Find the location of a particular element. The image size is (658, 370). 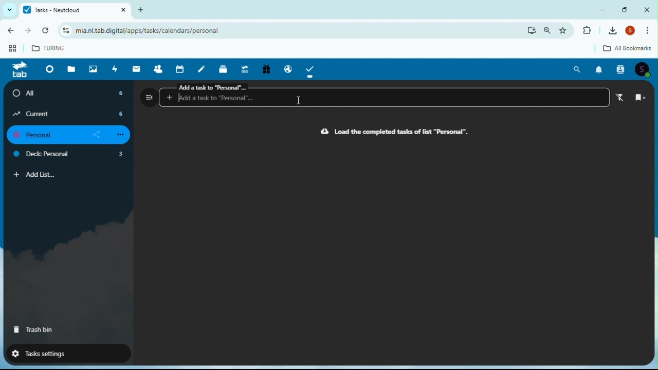

Dashboard is located at coordinates (48, 69).